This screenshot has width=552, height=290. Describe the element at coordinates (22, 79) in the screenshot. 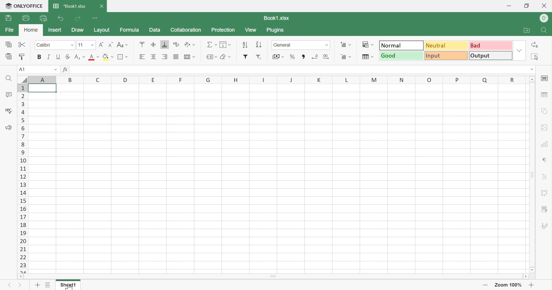

I see `Select all rows and colums` at that location.